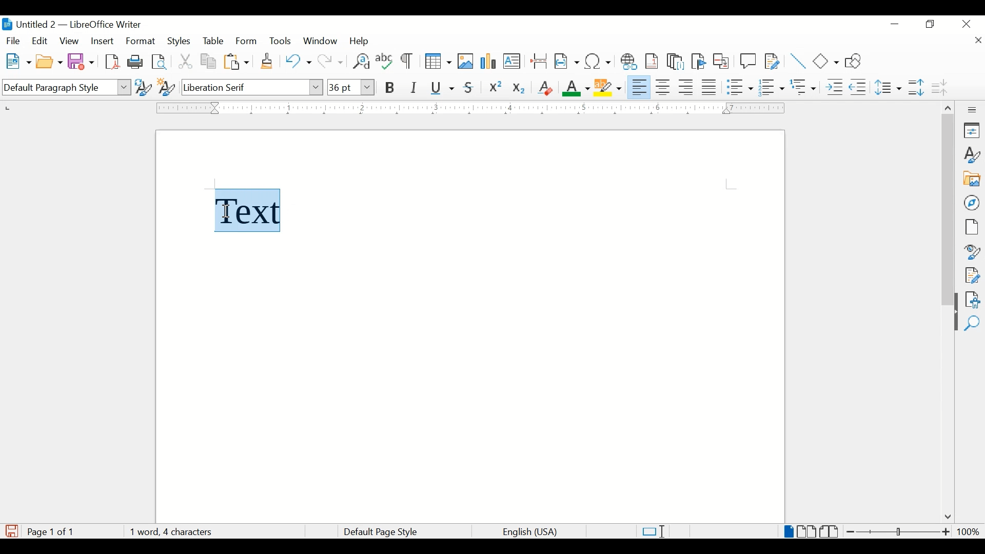 Image resolution: width=985 pixels, height=554 pixels. What do you see at coordinates (520, 90) in the screenshot?
I see `subscript` at bounding box center [520, 90].